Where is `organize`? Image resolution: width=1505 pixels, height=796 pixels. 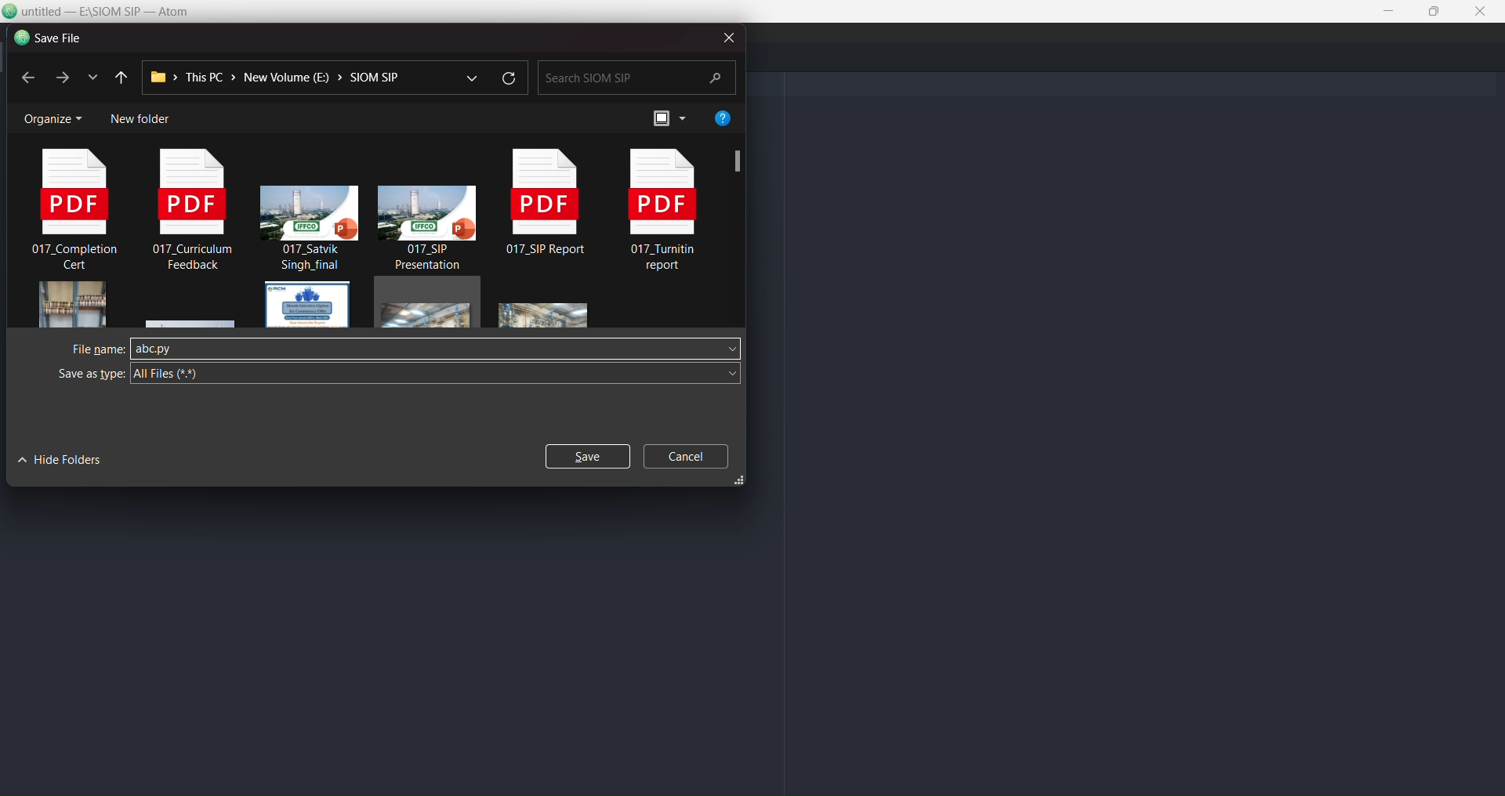
organize is located at coordinates (53, 120).